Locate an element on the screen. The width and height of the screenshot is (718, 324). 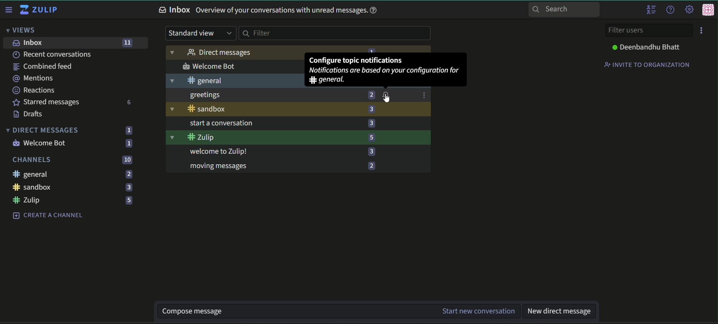
Numbers is located at coordinates (127, 187).